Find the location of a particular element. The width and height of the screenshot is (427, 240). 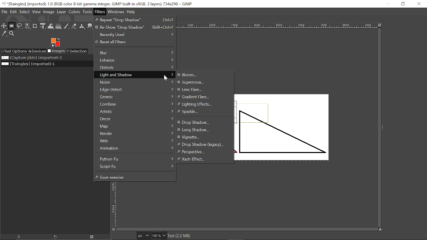

vertical label is located at coordinates (114, 209).